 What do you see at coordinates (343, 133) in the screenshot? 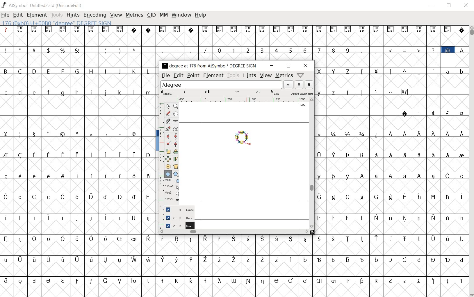
I see `fractions` at bounding box center [343, 133].